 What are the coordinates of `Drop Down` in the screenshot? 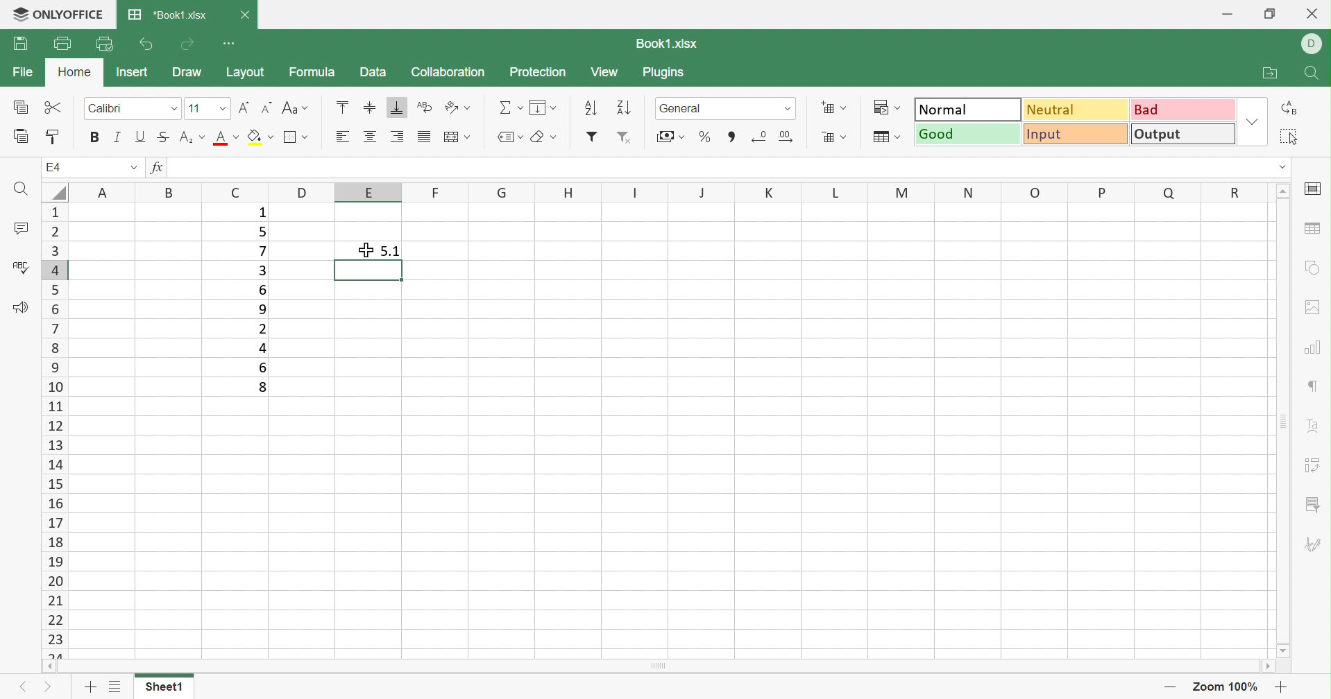 It's located at (788, 108).